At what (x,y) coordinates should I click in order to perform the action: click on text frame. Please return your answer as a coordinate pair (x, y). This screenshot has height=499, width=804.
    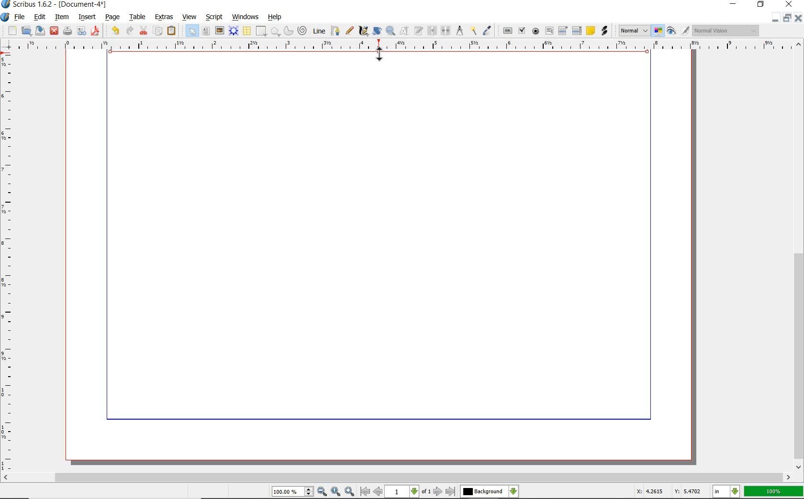
    Looking at the image, I should click on (206, 32).